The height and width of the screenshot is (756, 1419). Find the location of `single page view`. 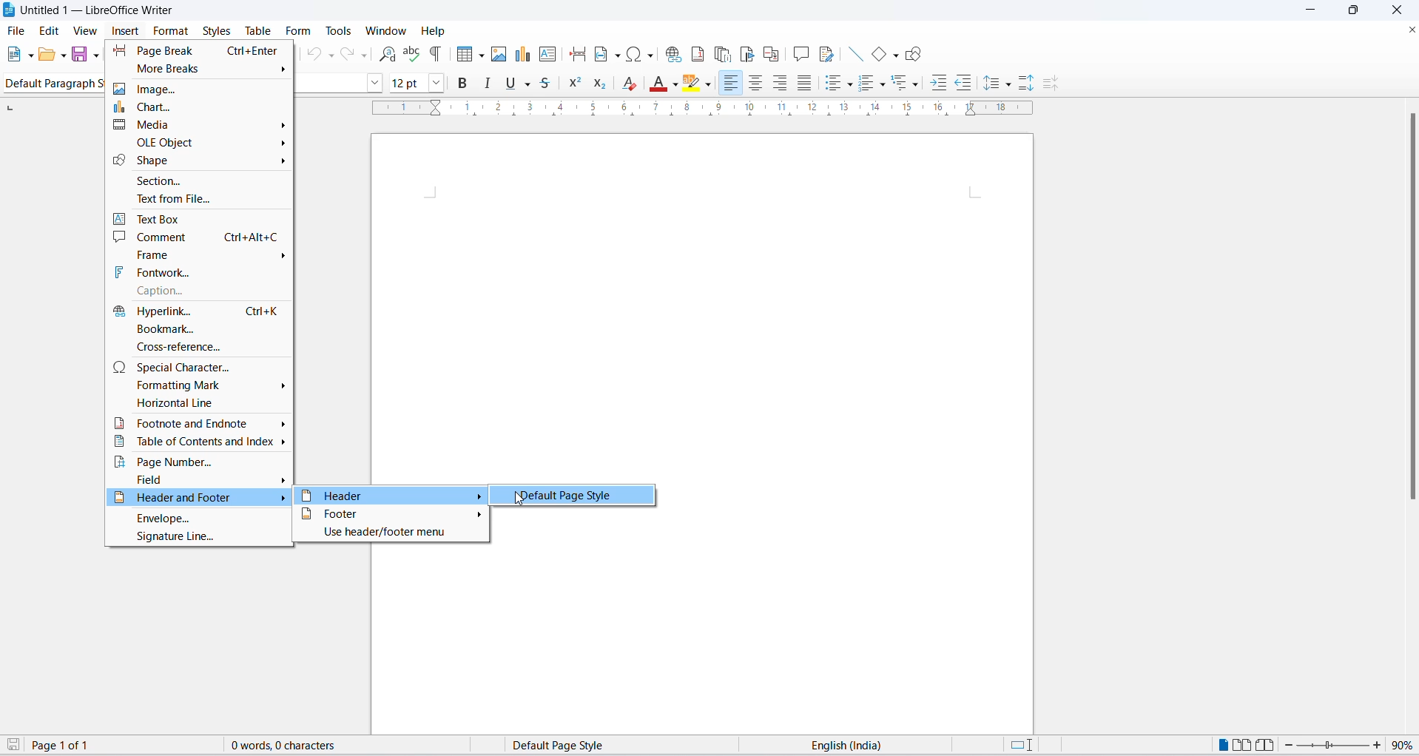

single page view is located at coordinates (1221, 745).